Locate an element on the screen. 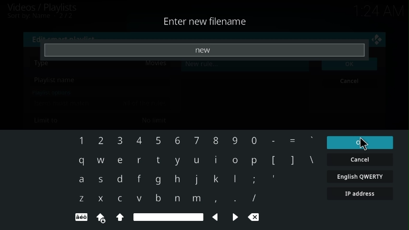  \ is located at coordinates (312, 160).